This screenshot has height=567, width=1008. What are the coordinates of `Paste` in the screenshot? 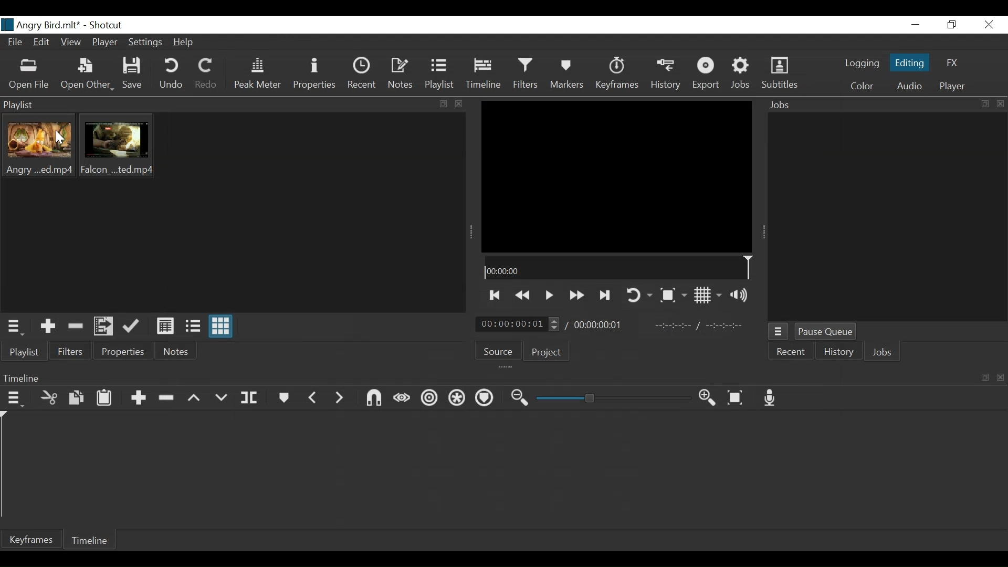 It's located at (107, 398).